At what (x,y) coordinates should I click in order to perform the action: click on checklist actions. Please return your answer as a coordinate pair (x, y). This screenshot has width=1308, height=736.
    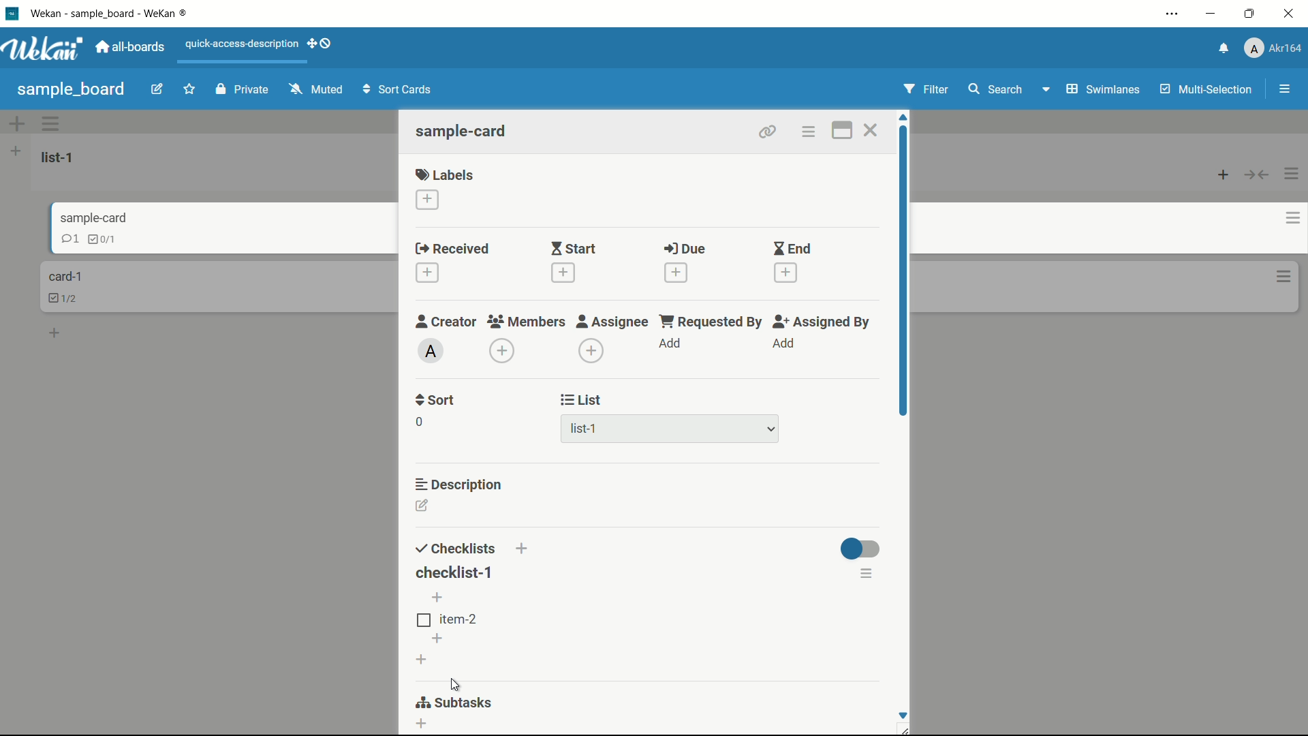
    Looking at the image, I should click on (868, 573).